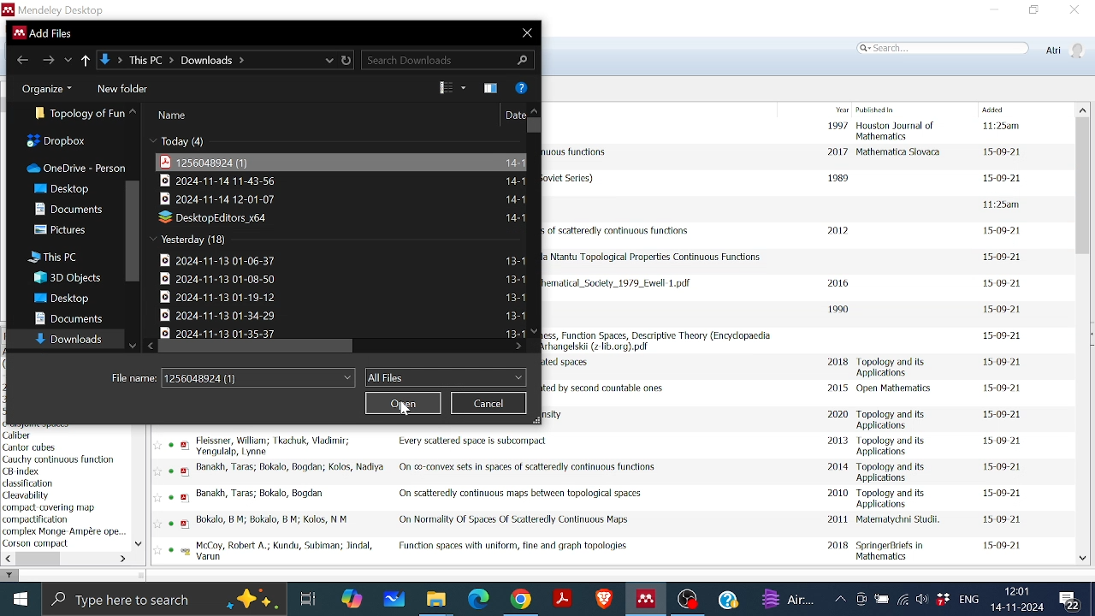 The image size is (1095, 616). Describe the element at coordinates (86, 59) in the screenshot. I see `Up to previous folder` at that location.